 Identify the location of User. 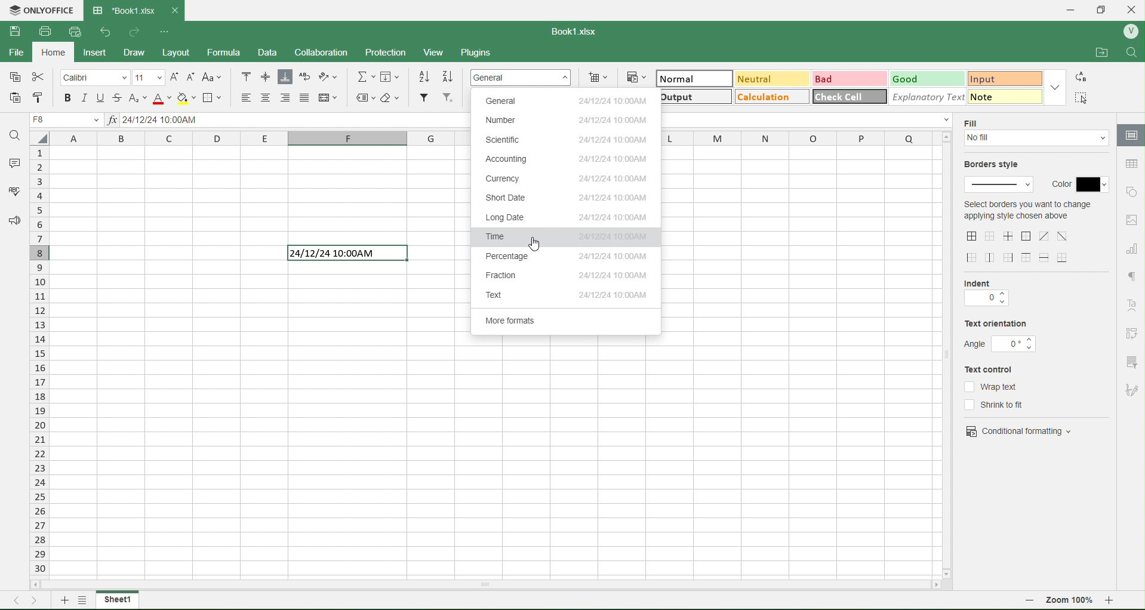
(1130, 32).